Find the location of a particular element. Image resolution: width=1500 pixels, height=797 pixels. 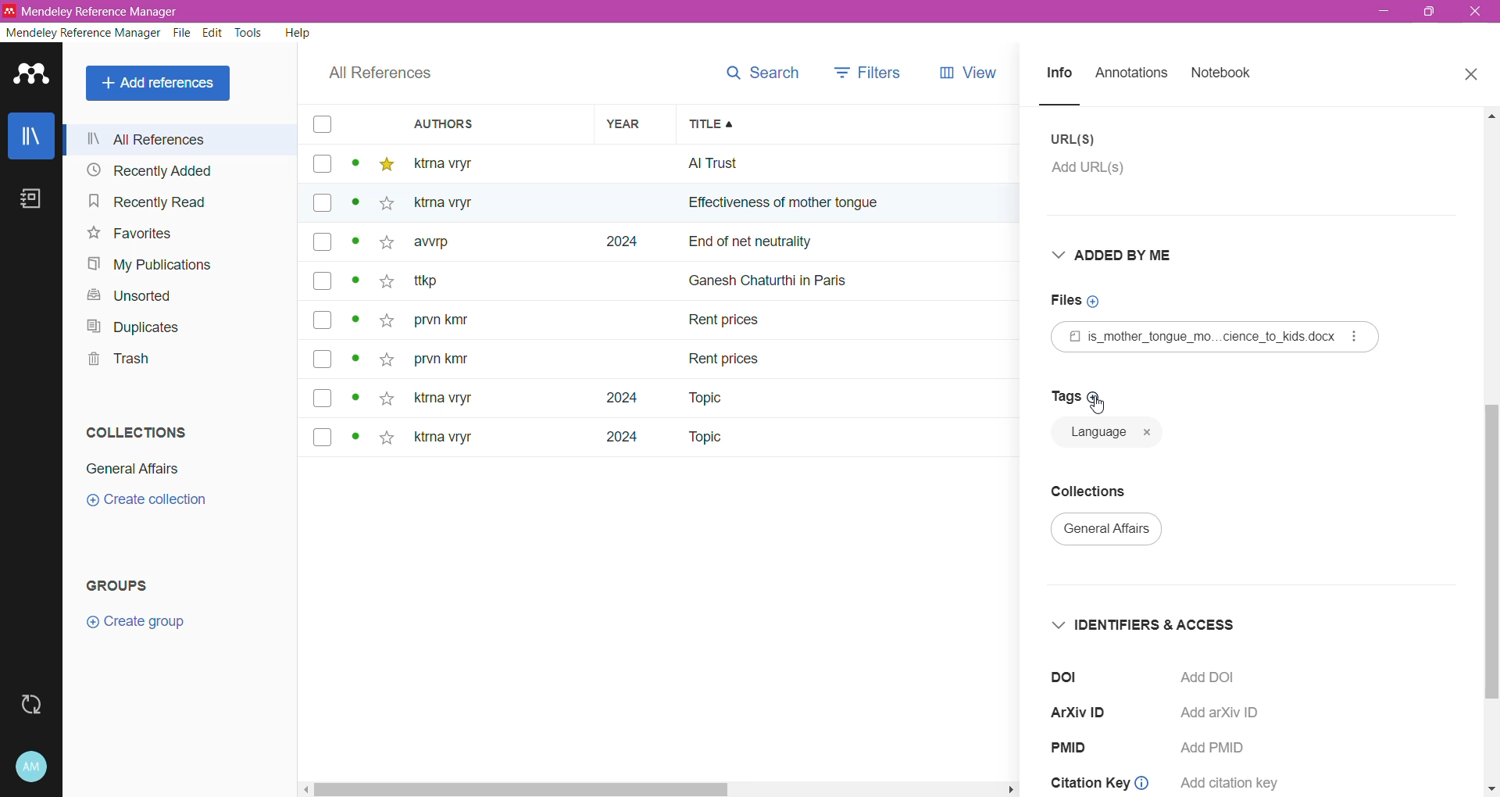

Last sync is located at coordinates (30, 705).